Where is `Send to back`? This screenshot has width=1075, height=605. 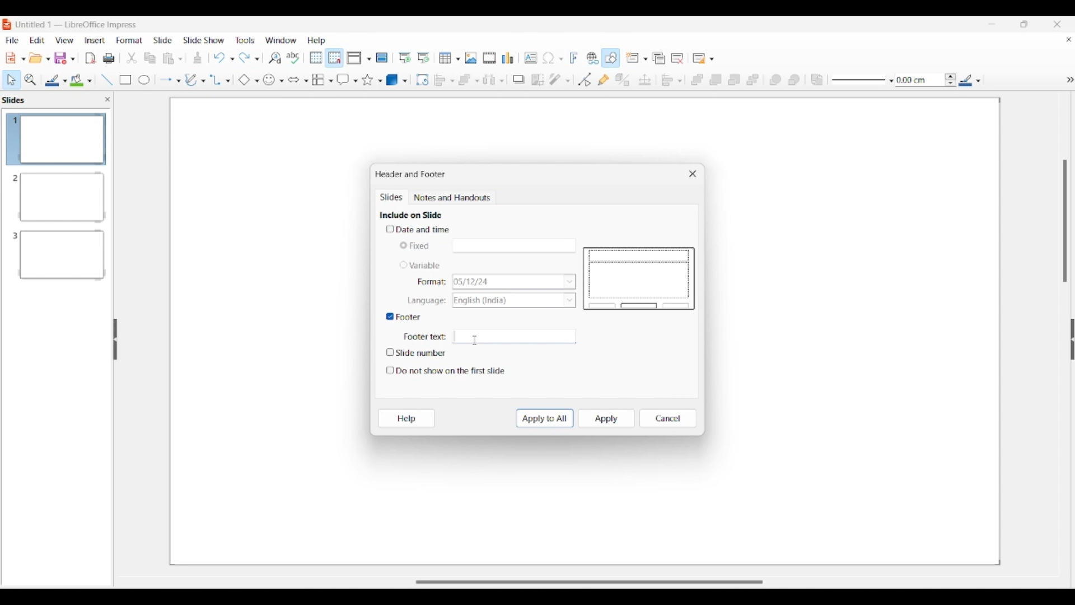
Send to back is located at coordinates (752, 80).